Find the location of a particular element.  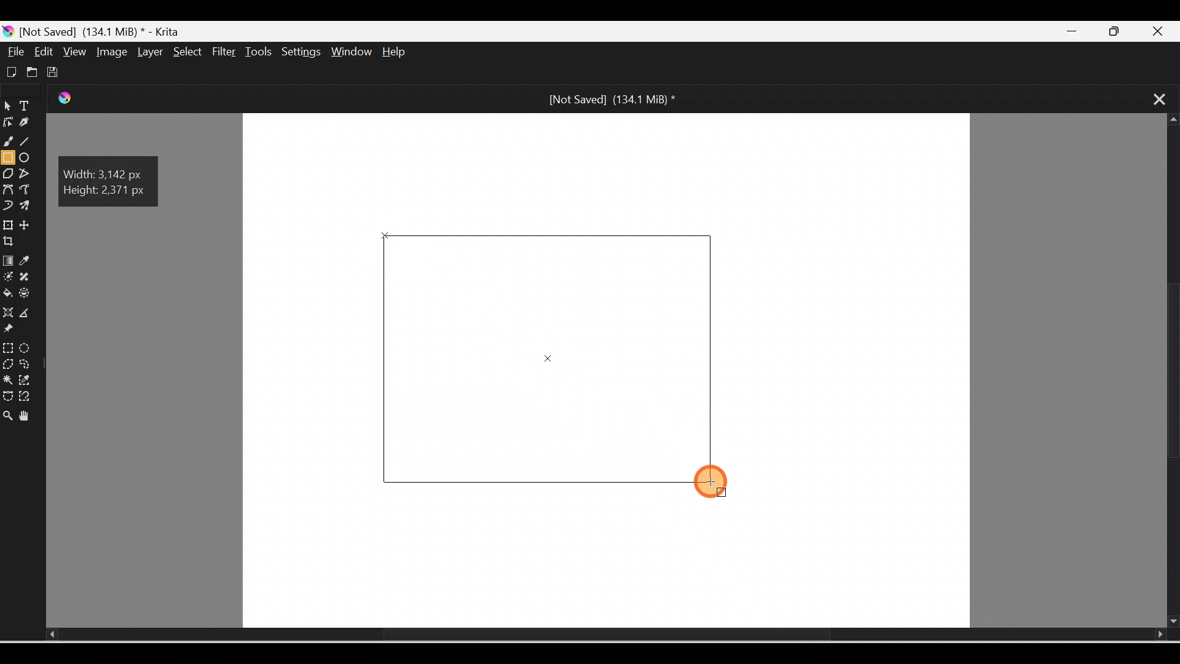

Freehand selection tool is located at coordinates (28, 364).